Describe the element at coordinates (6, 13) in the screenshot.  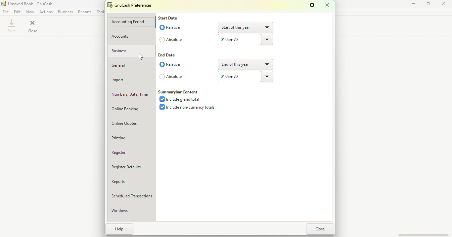
I see `File` at that location.